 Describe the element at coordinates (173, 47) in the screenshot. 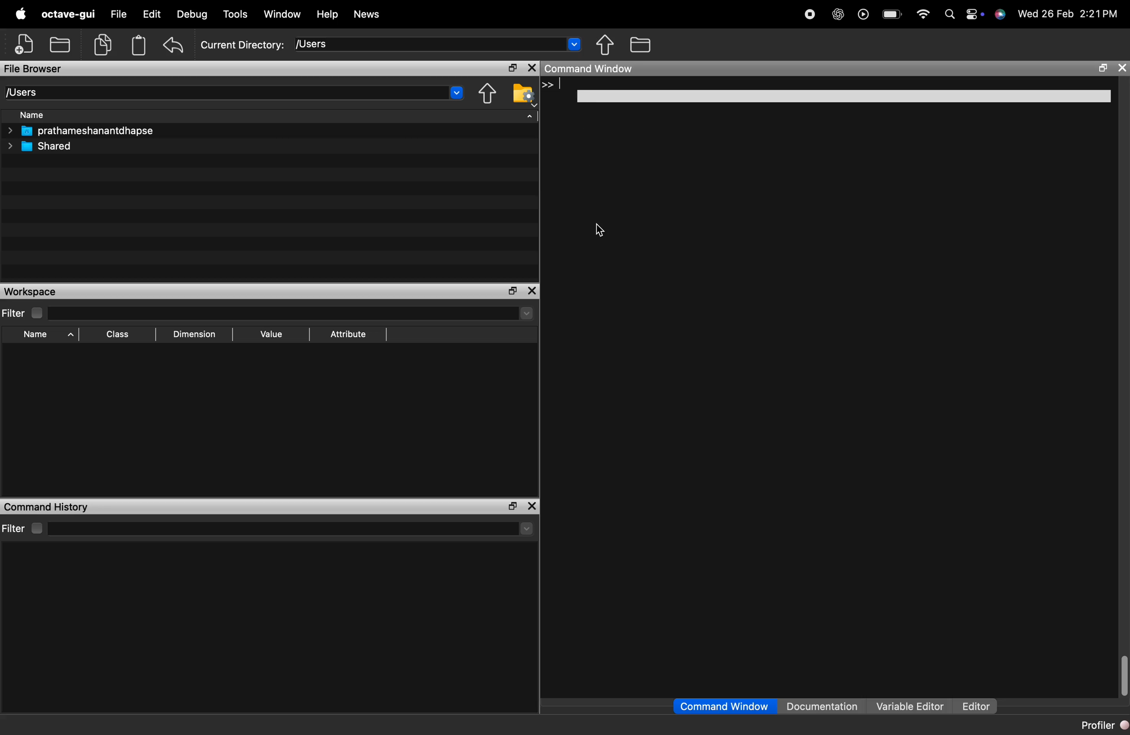

I see `undo` at that location.